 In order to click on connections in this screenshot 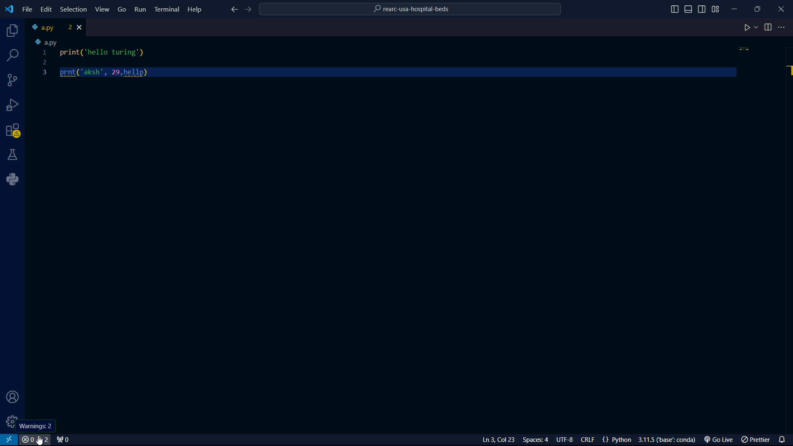, I will do `click(13, 80)`.